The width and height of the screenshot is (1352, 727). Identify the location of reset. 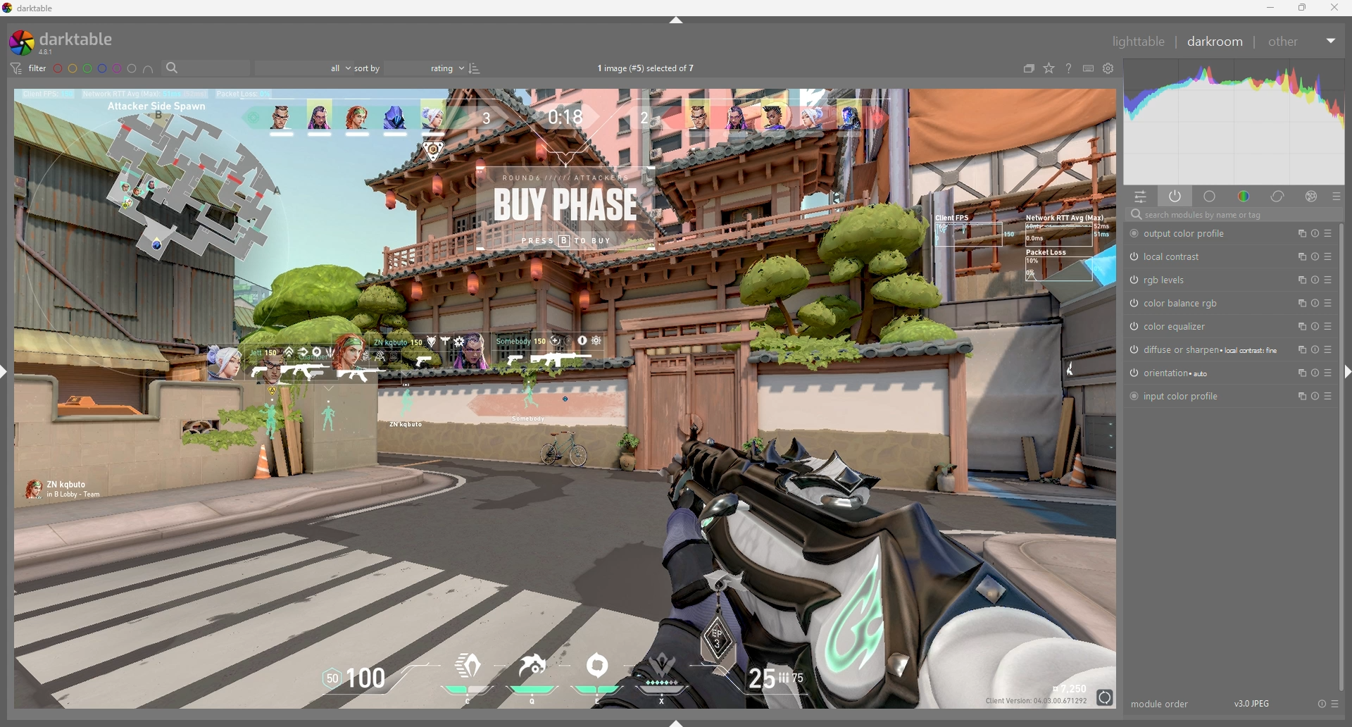
(1315, 396).